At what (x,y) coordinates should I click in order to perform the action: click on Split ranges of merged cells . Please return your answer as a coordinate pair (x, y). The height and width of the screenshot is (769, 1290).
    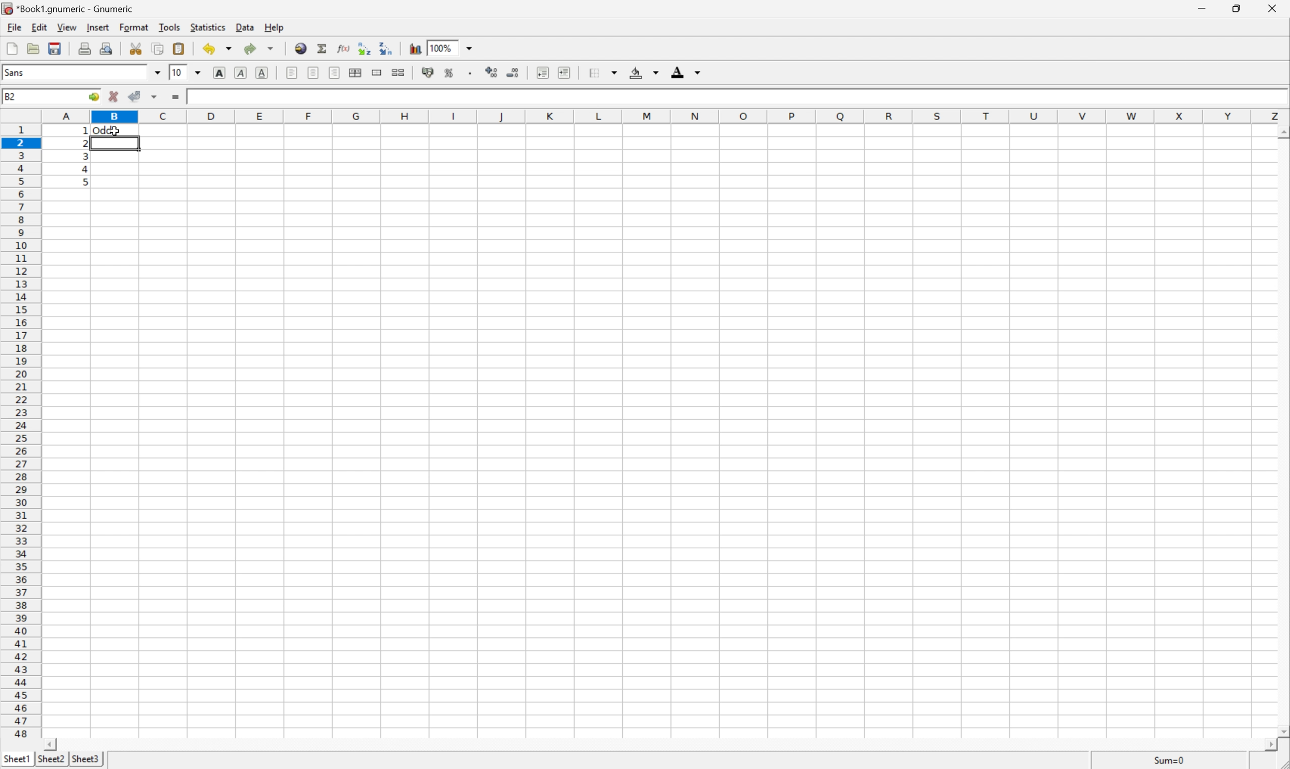
    Looking at the image, I should click on (398, 72).